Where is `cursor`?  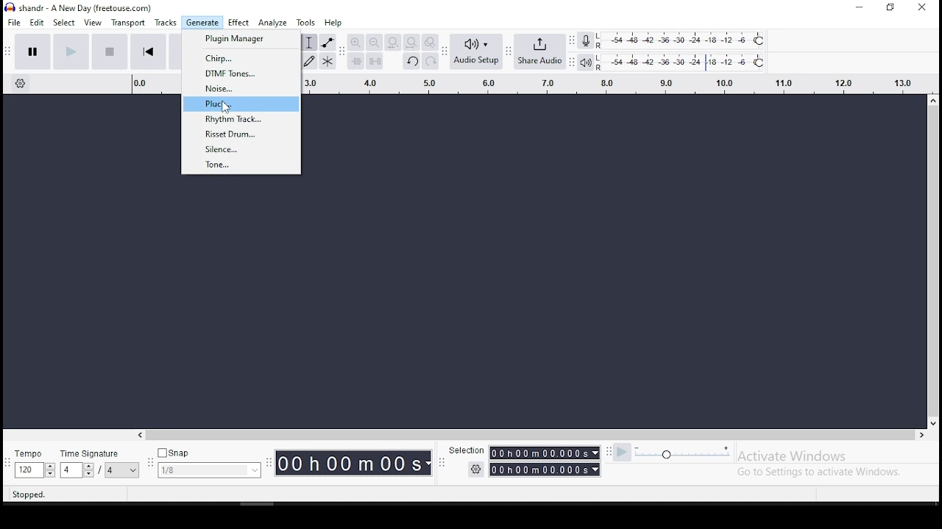 cursor is located at coordinates (225, 108).